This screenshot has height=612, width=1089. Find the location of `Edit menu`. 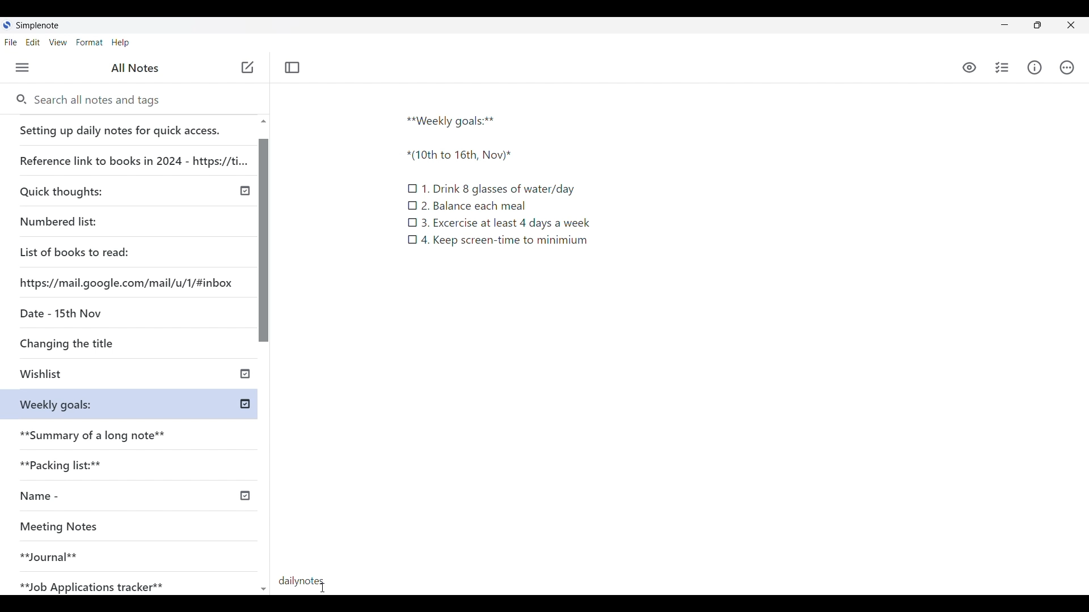

Edit menu is located at coordinates (33, 42).